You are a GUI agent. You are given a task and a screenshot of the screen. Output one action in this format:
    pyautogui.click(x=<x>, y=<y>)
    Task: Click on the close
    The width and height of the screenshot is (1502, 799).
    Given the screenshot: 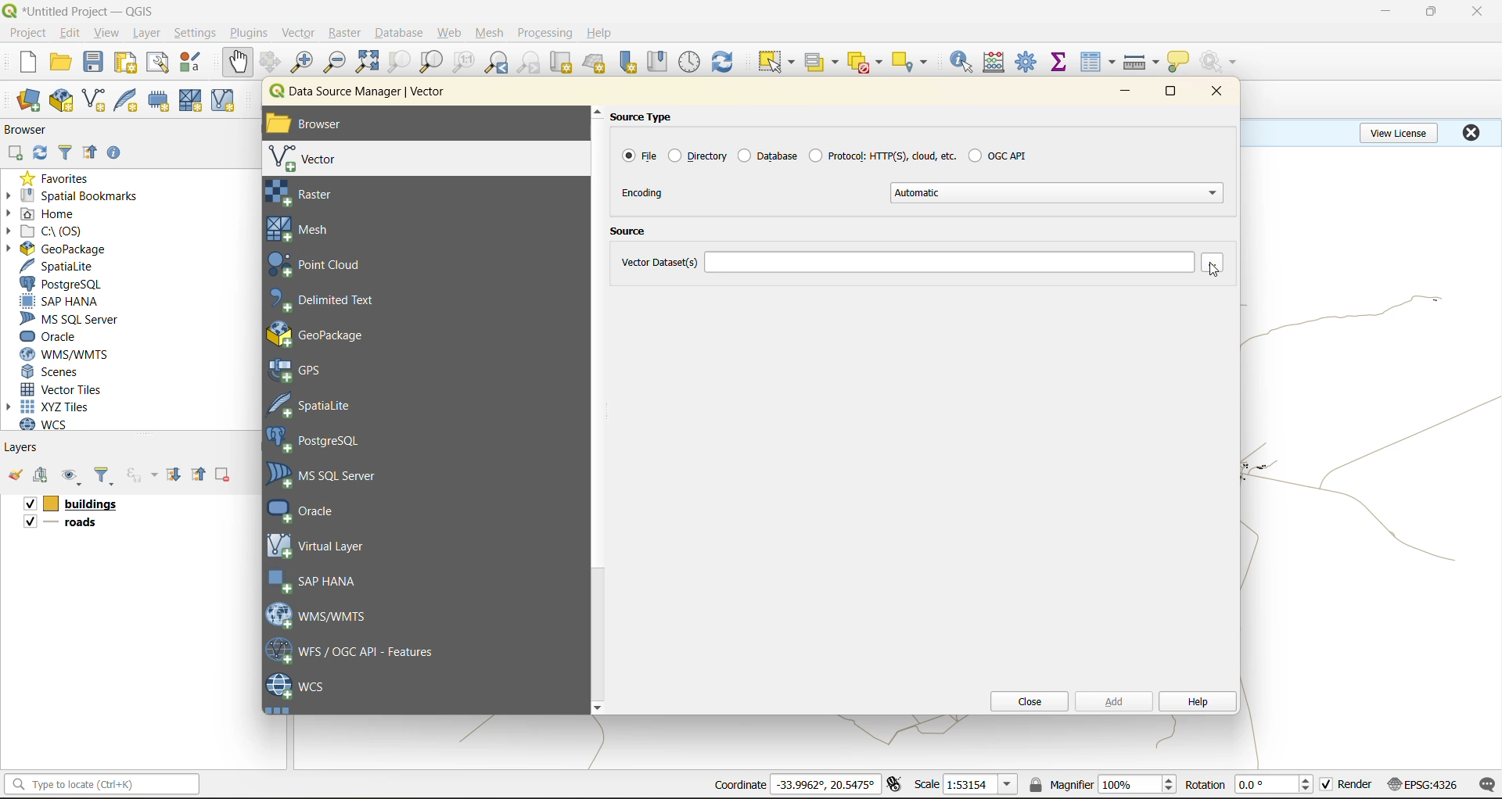 What is the action you would take?
    pyautogui.click(x=1471, y=132)
    